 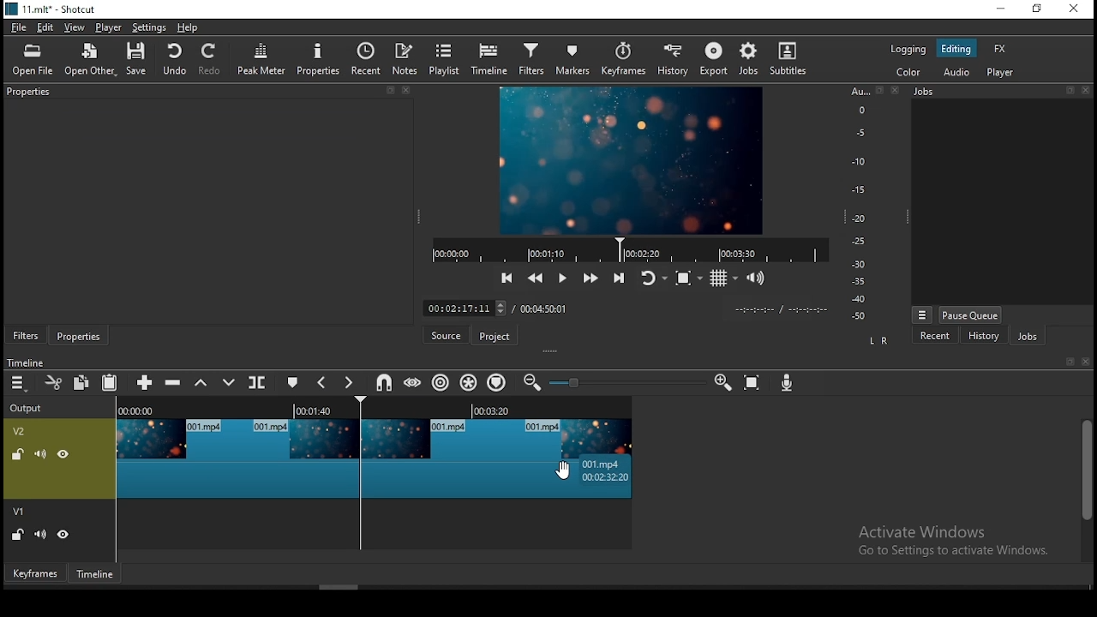 I want to click on , so click(x=26, y=361).